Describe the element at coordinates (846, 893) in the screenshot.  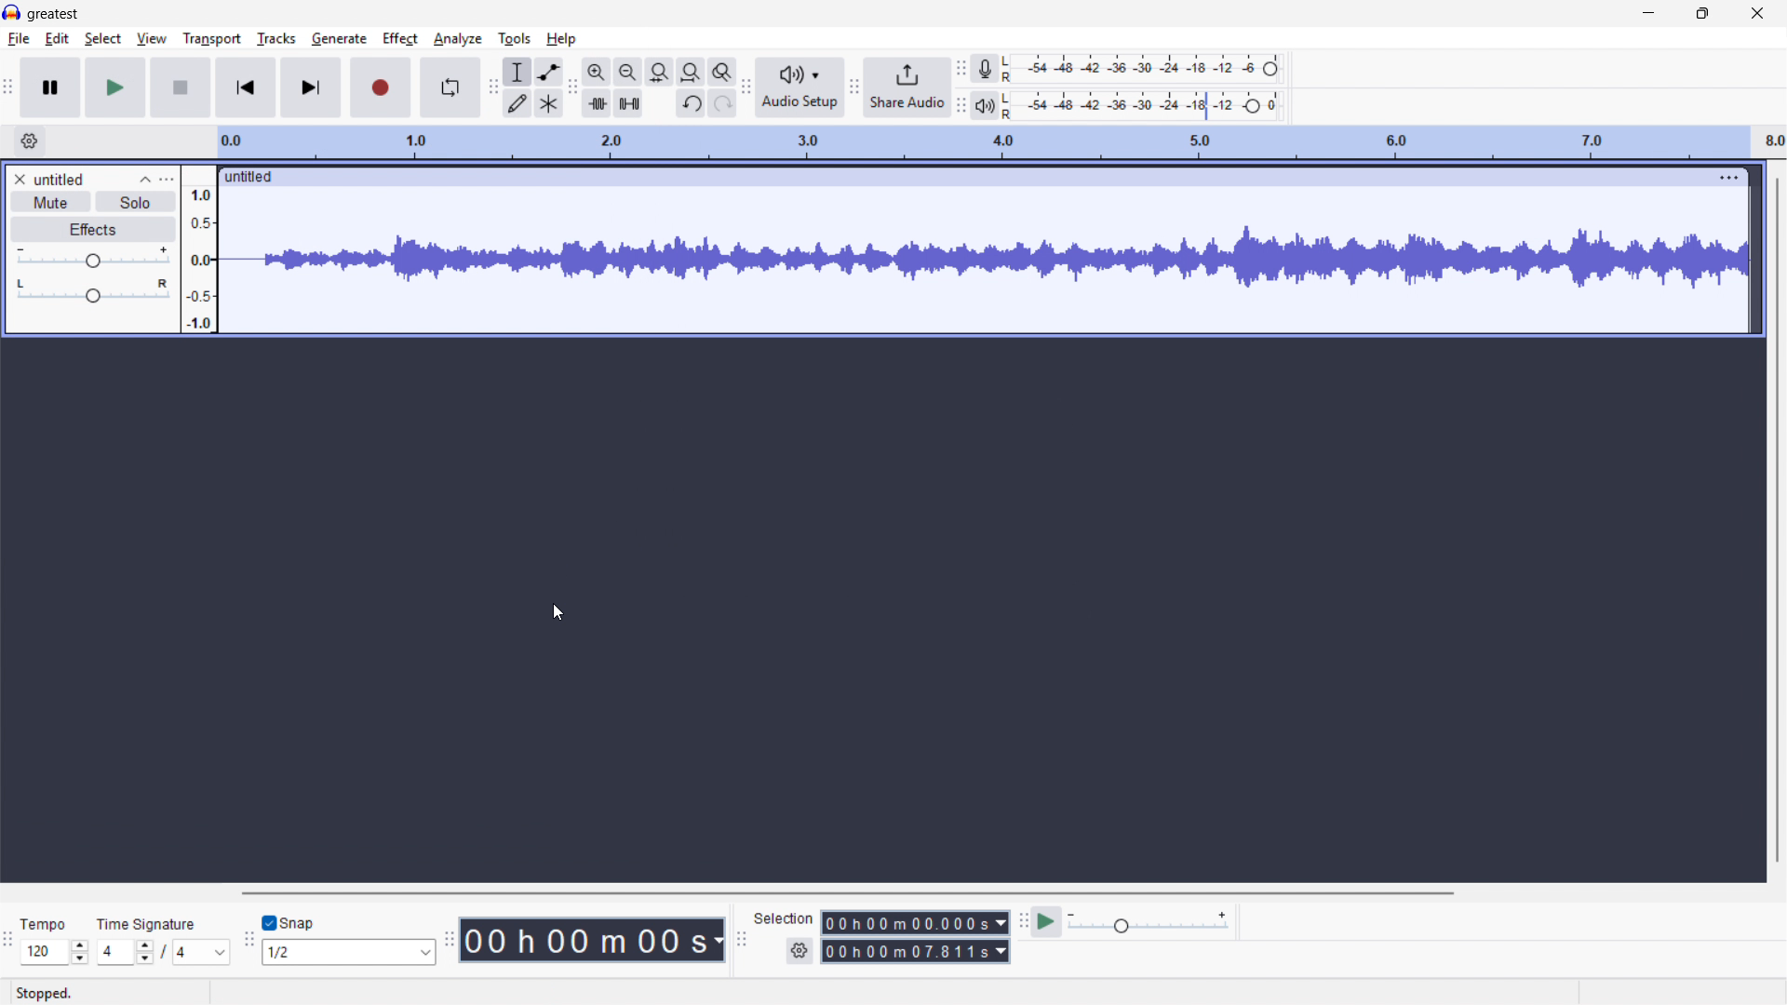
I see `horizontal scrollbar` at that location.